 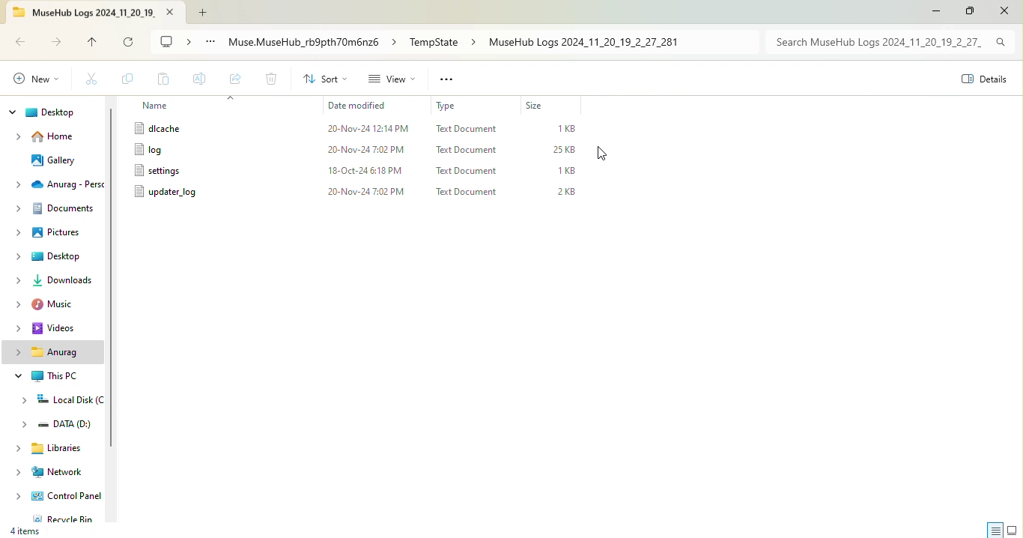 I want to click on Recycle bin, so click(x=58, y=517).